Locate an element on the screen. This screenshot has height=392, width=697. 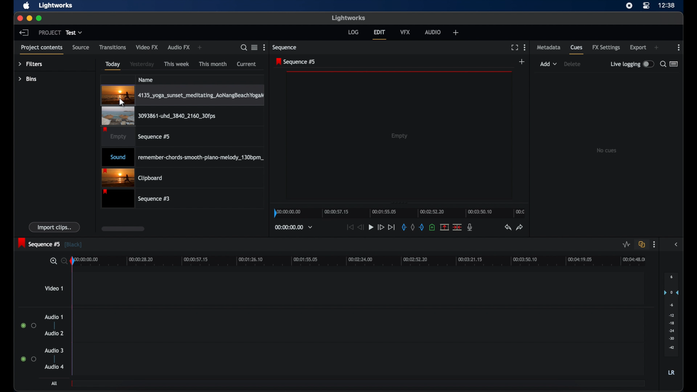
video clip is located at coordinates (158, 116).